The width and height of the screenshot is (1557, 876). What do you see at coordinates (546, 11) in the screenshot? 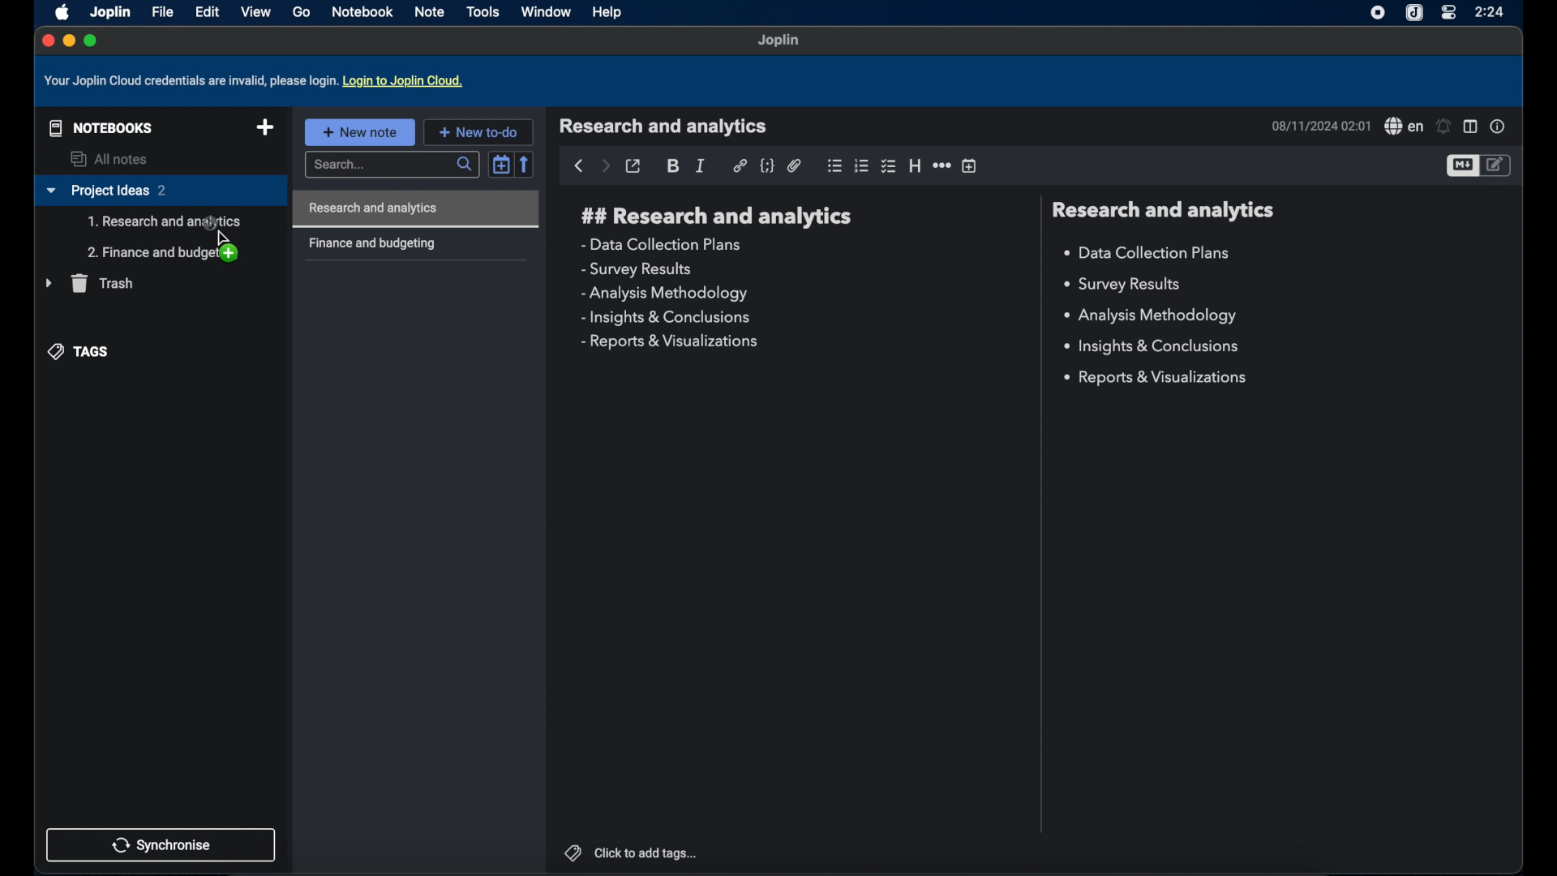
I see `window` at bounding box center [546, 11].